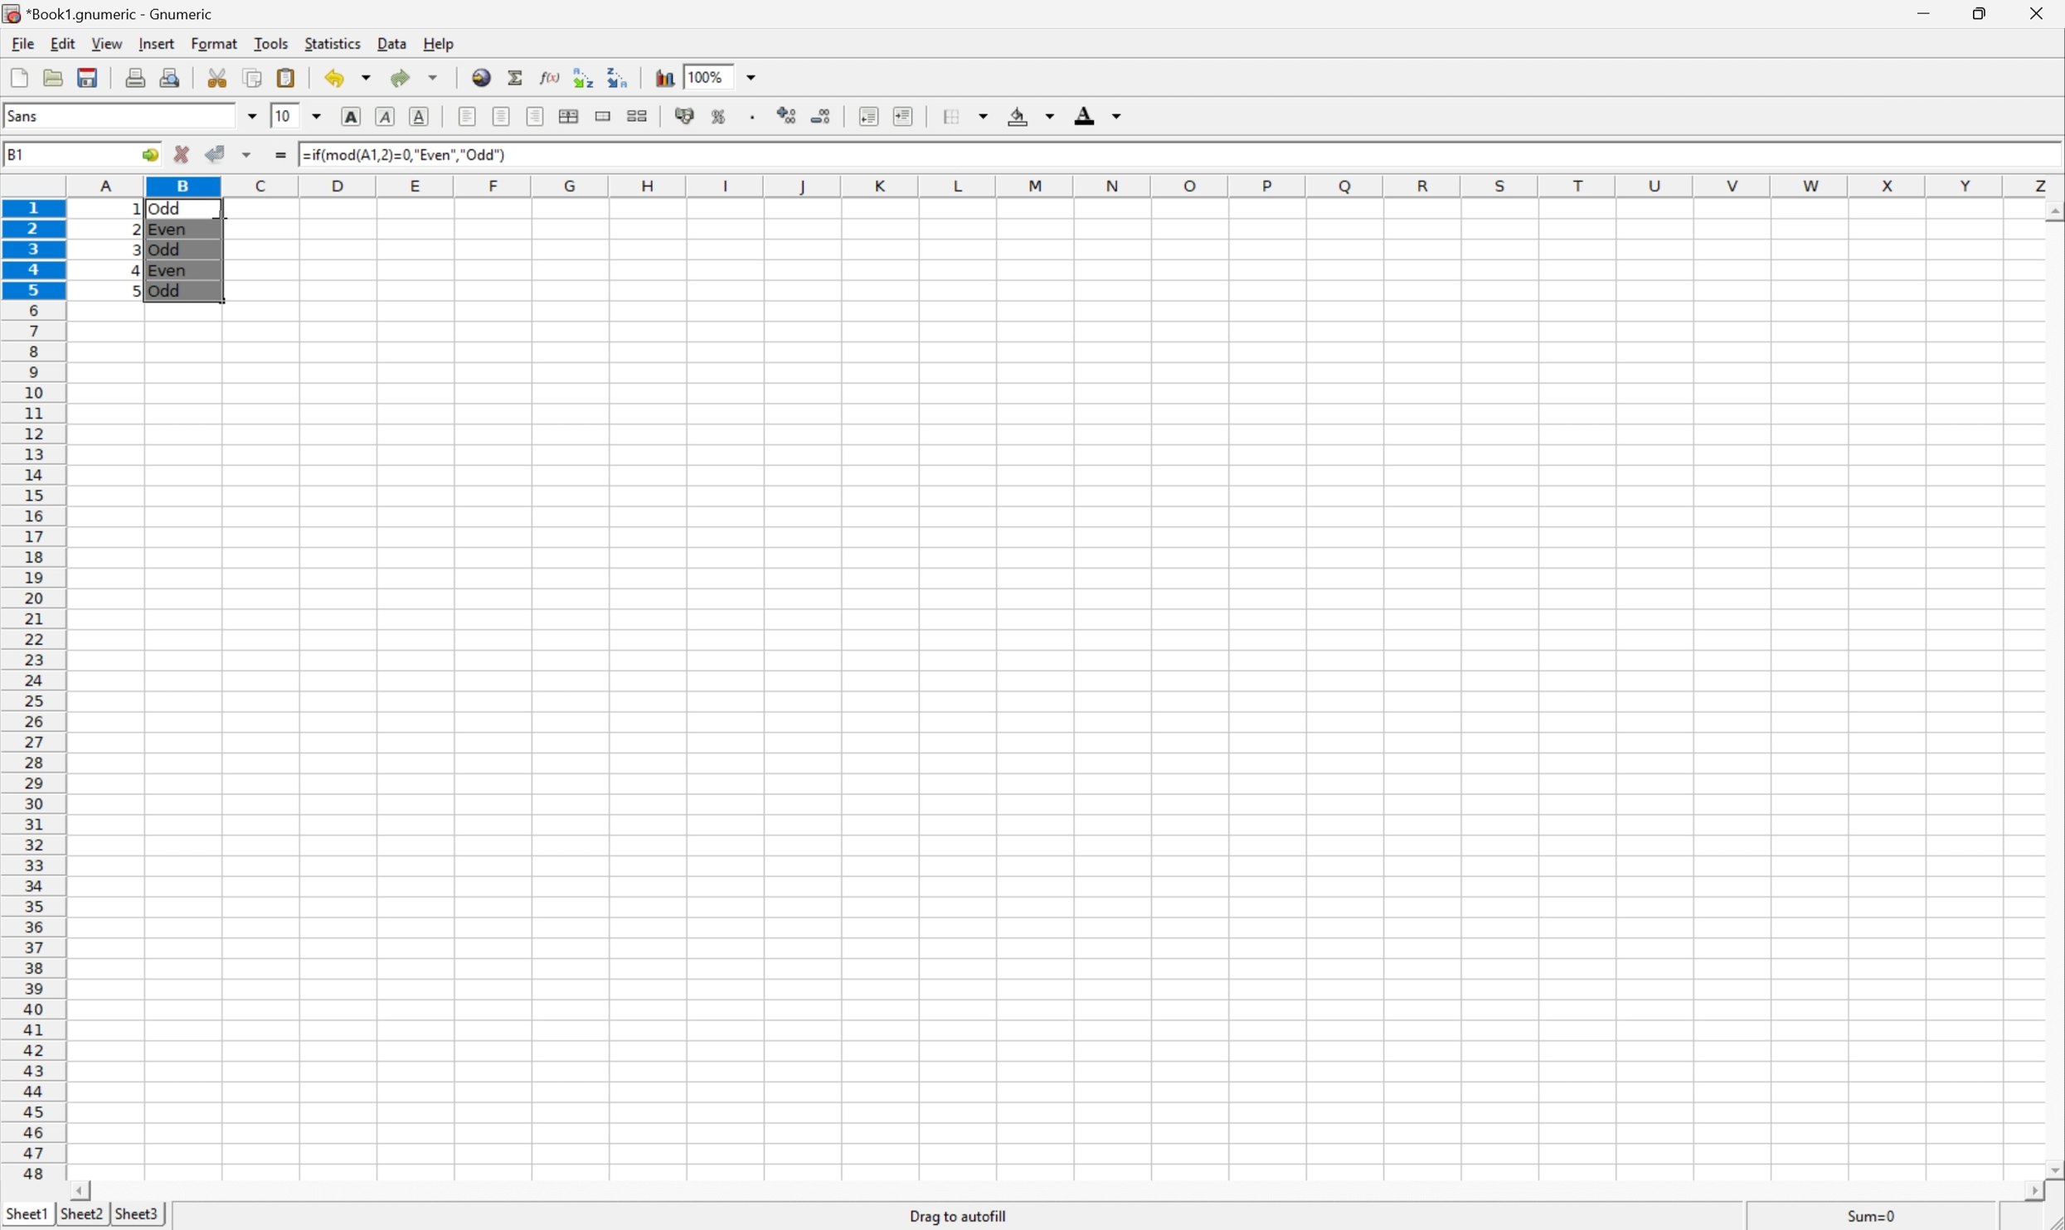 The image size is (2065, 1230). What do you see at coordinates (382, 117) in the screenshot?
I see `Italic` at bounding box center [382, 117].